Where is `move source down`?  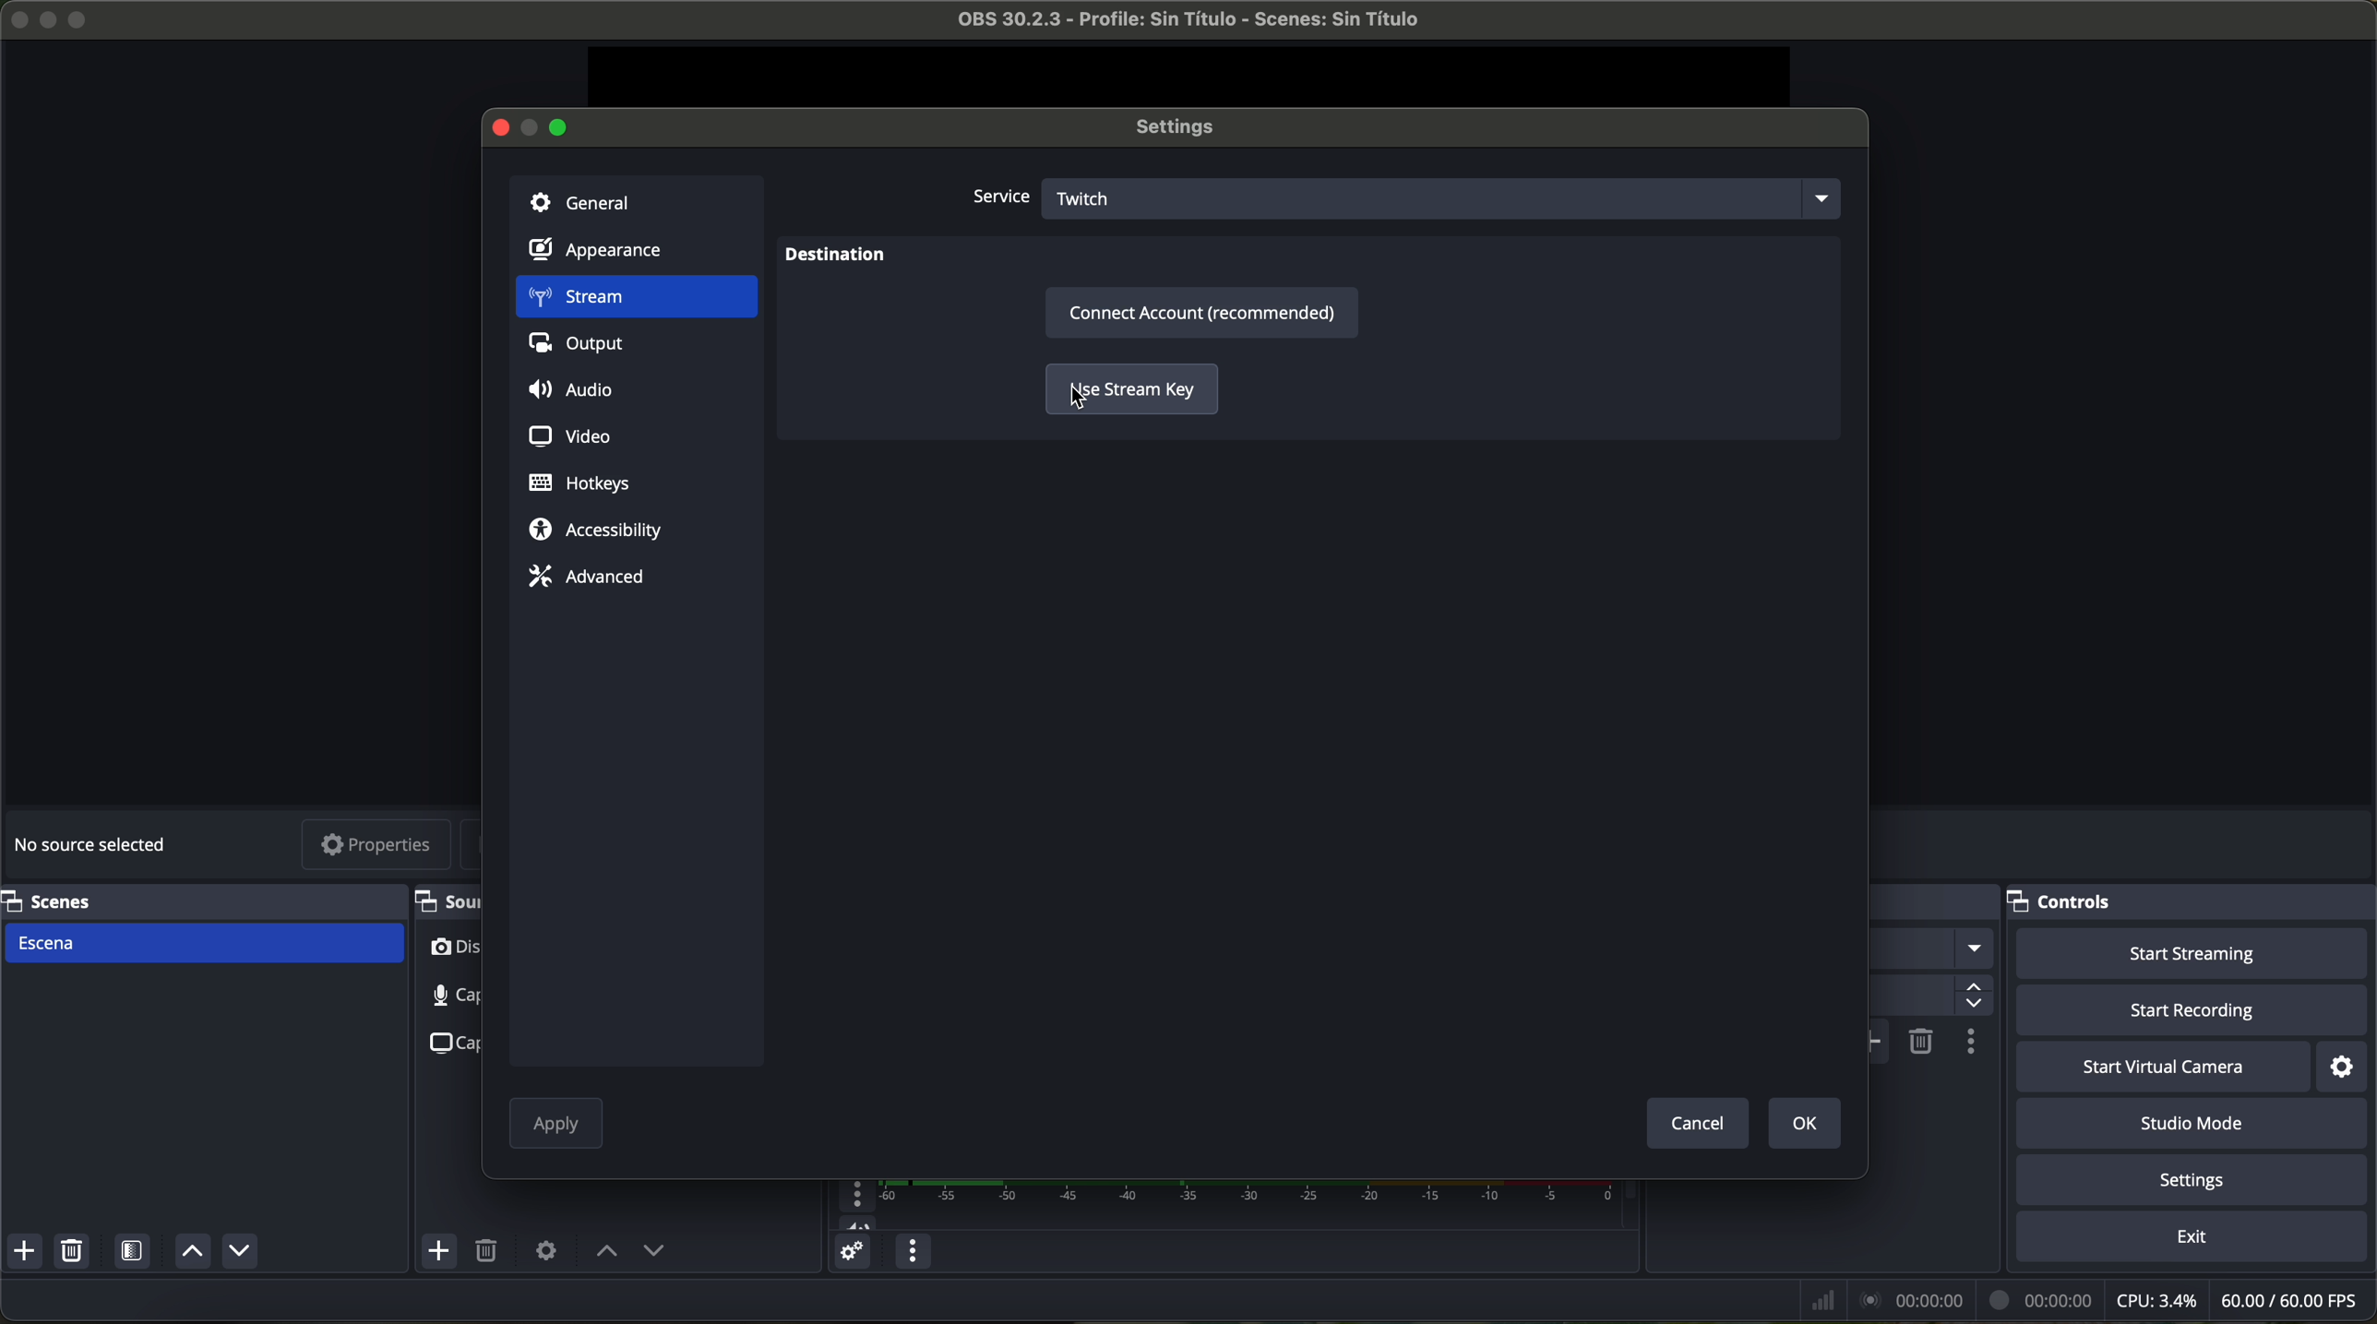 move source down is located at coordinates (653, 1253).